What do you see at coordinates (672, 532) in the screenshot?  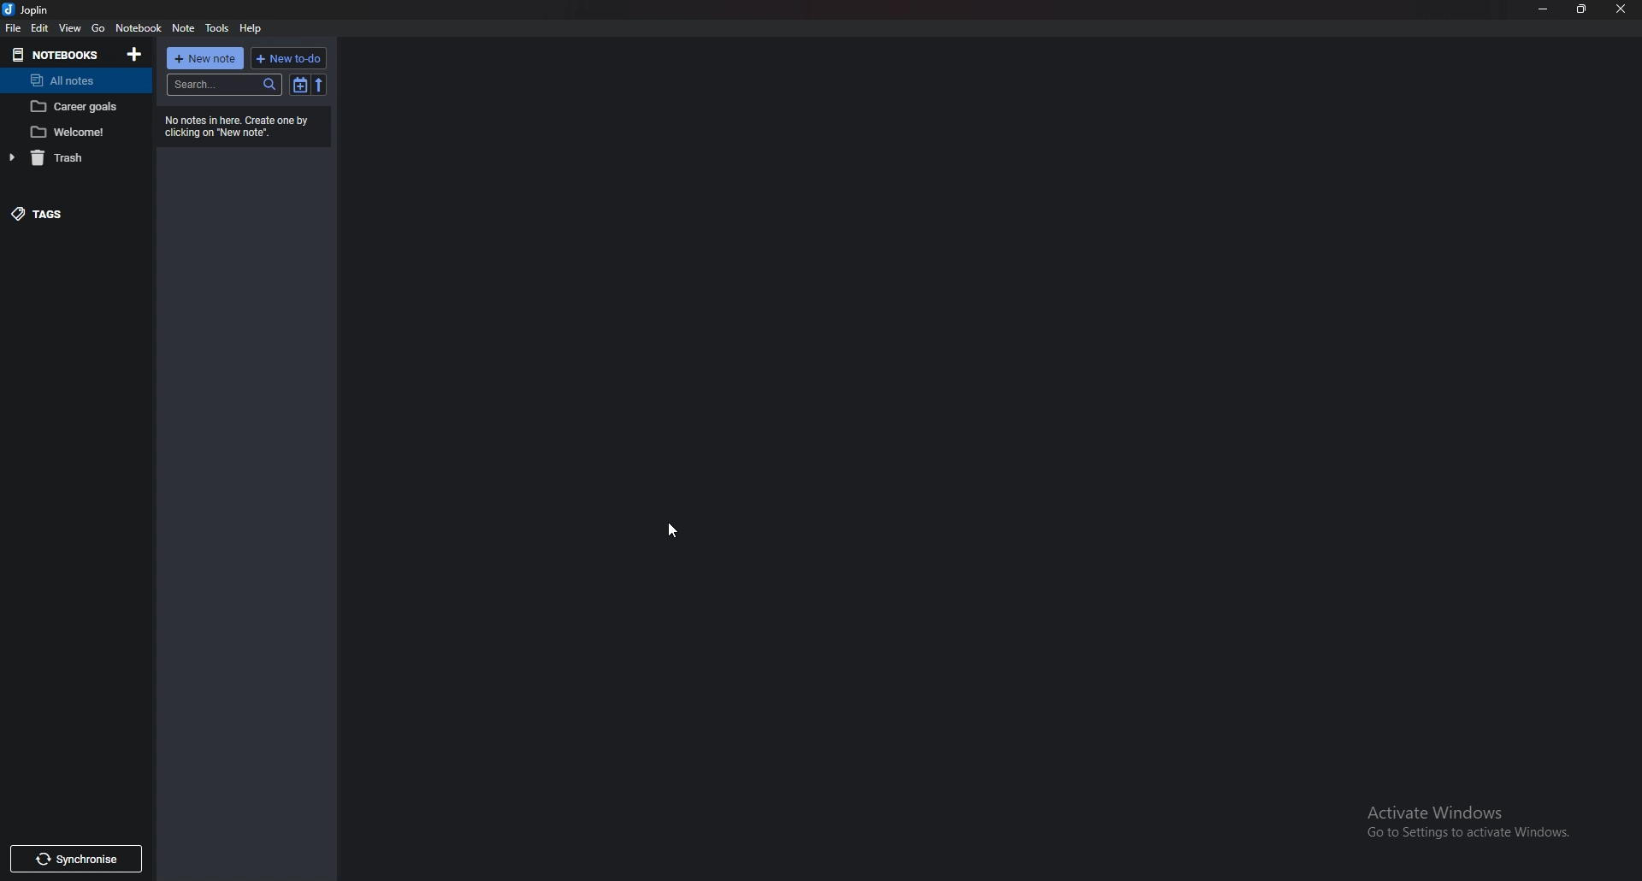 I see `cursor` at bounding box center [672, 532].